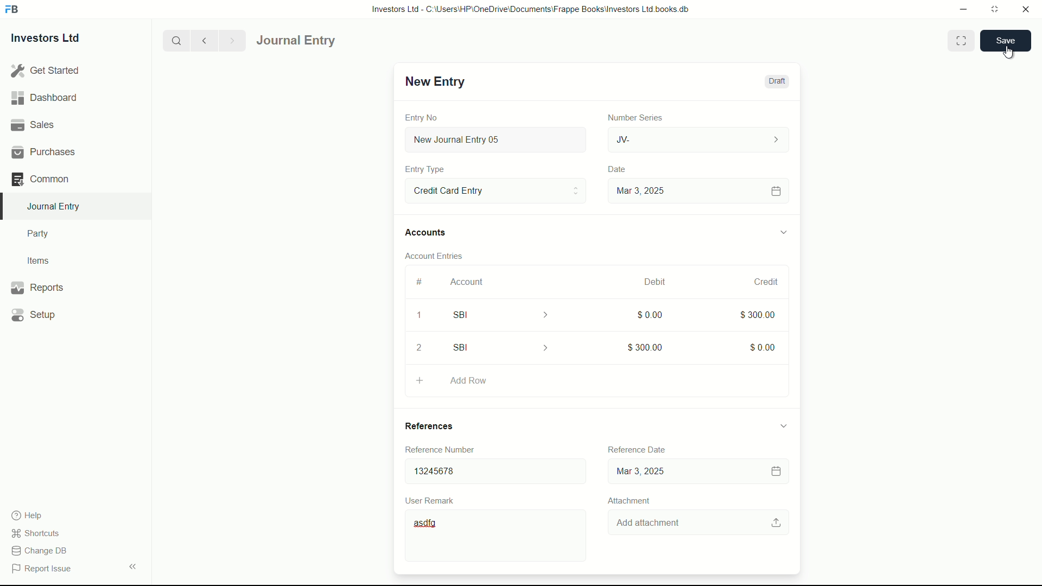 This screenshot has width=1042, height=586. What do you see at coordinates (776, 81) in the screenshot?
I see `Draft` at bounding box center [776, 81].